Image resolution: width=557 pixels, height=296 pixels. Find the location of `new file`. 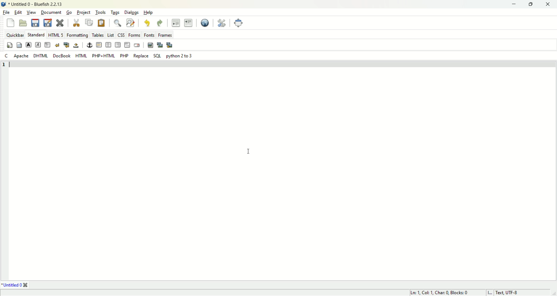

new file is located at coordinates (11, 22).